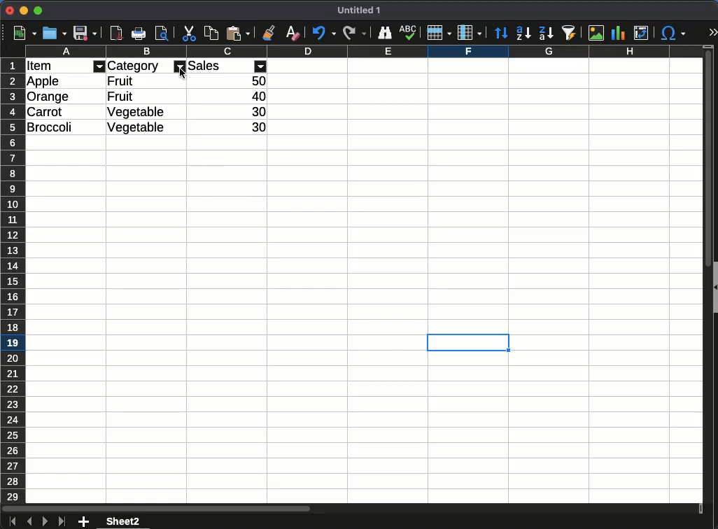  Describe the element at coordinates (141, 128) in the screenshot. I see `vegetable` at that location.